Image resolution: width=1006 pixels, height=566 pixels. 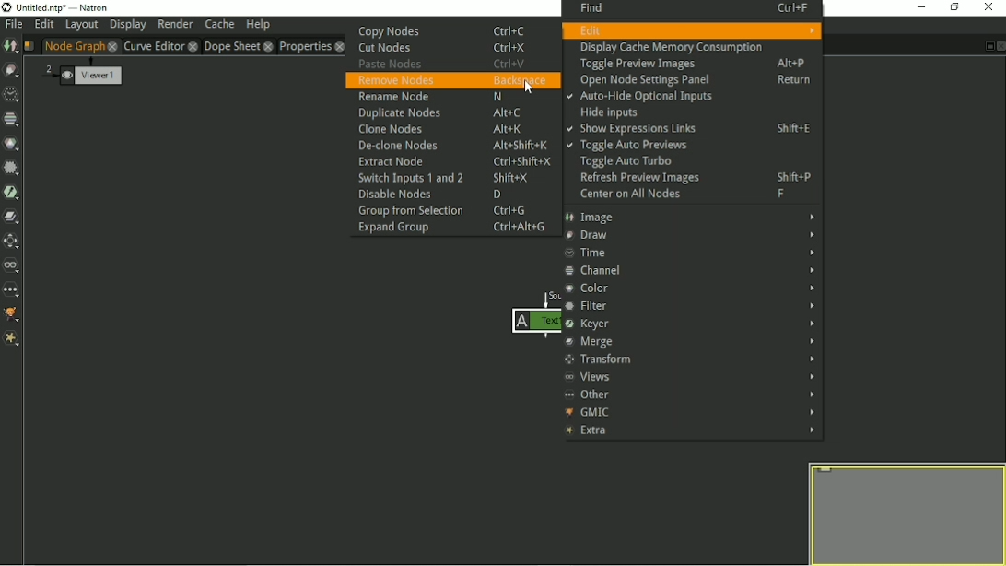 What do you see at coordinates (13, 70) in the screenshot?
I see `Draw` at bounding box center [13, 70].